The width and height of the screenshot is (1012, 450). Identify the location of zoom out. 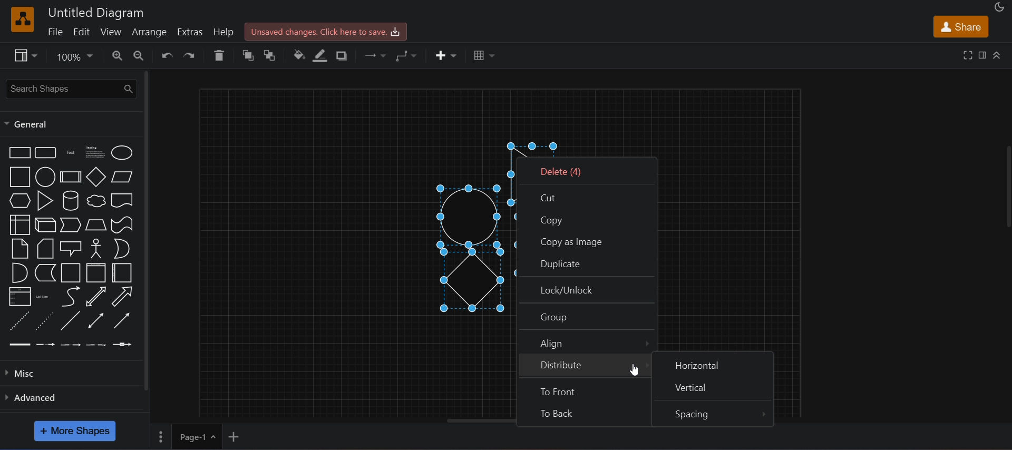
(140, 55).